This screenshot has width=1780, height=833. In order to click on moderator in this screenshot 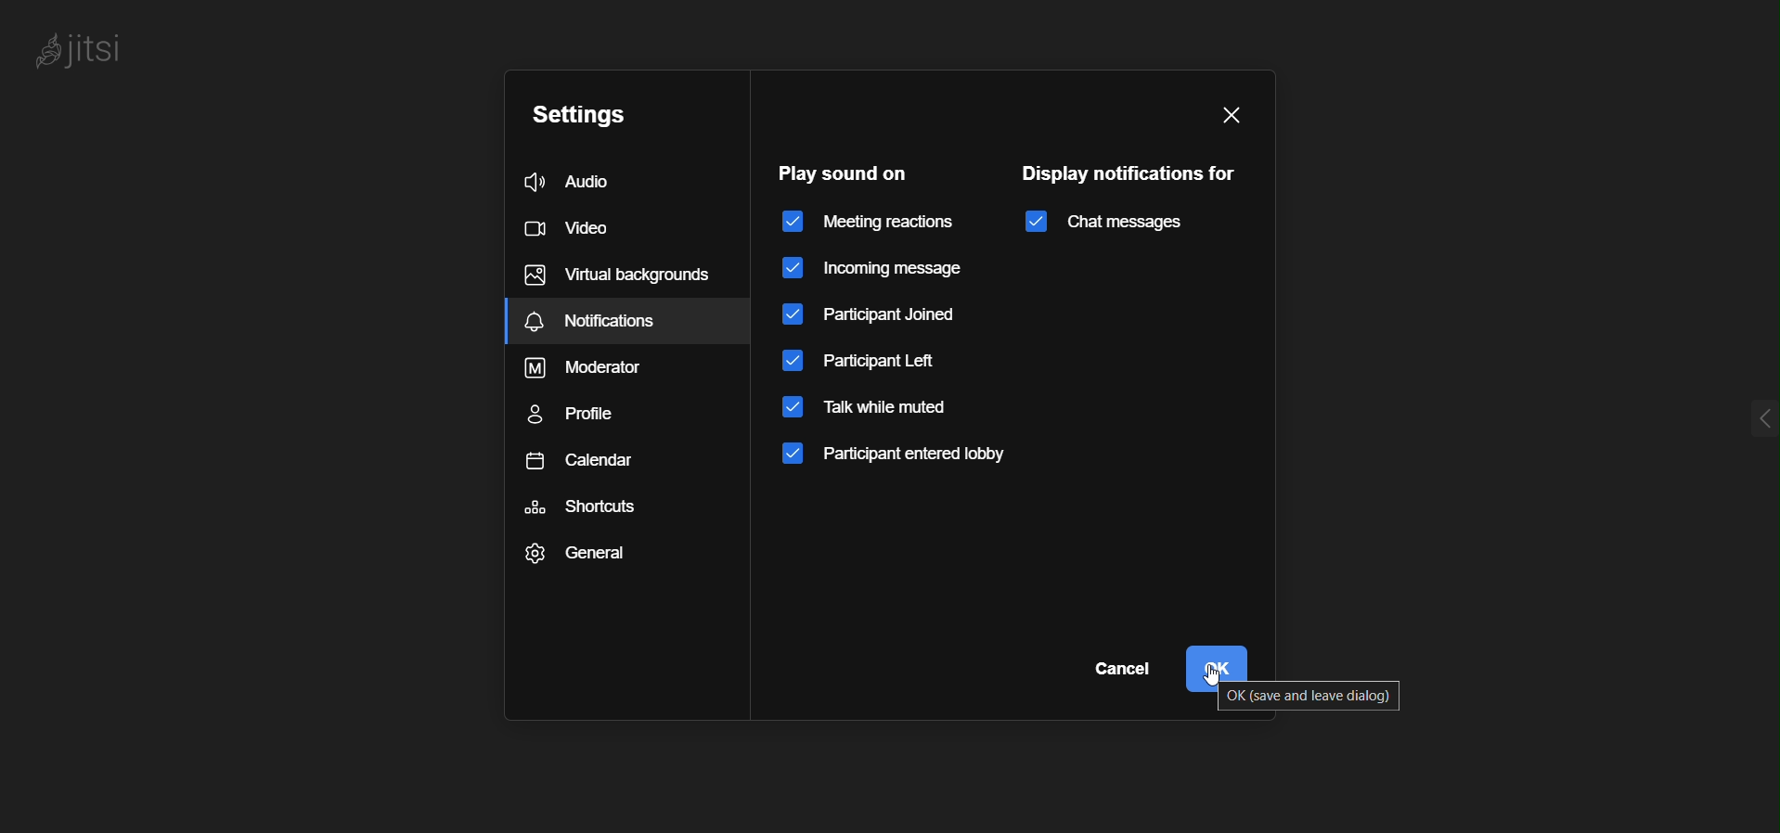, I will do `click(594, 371)`.